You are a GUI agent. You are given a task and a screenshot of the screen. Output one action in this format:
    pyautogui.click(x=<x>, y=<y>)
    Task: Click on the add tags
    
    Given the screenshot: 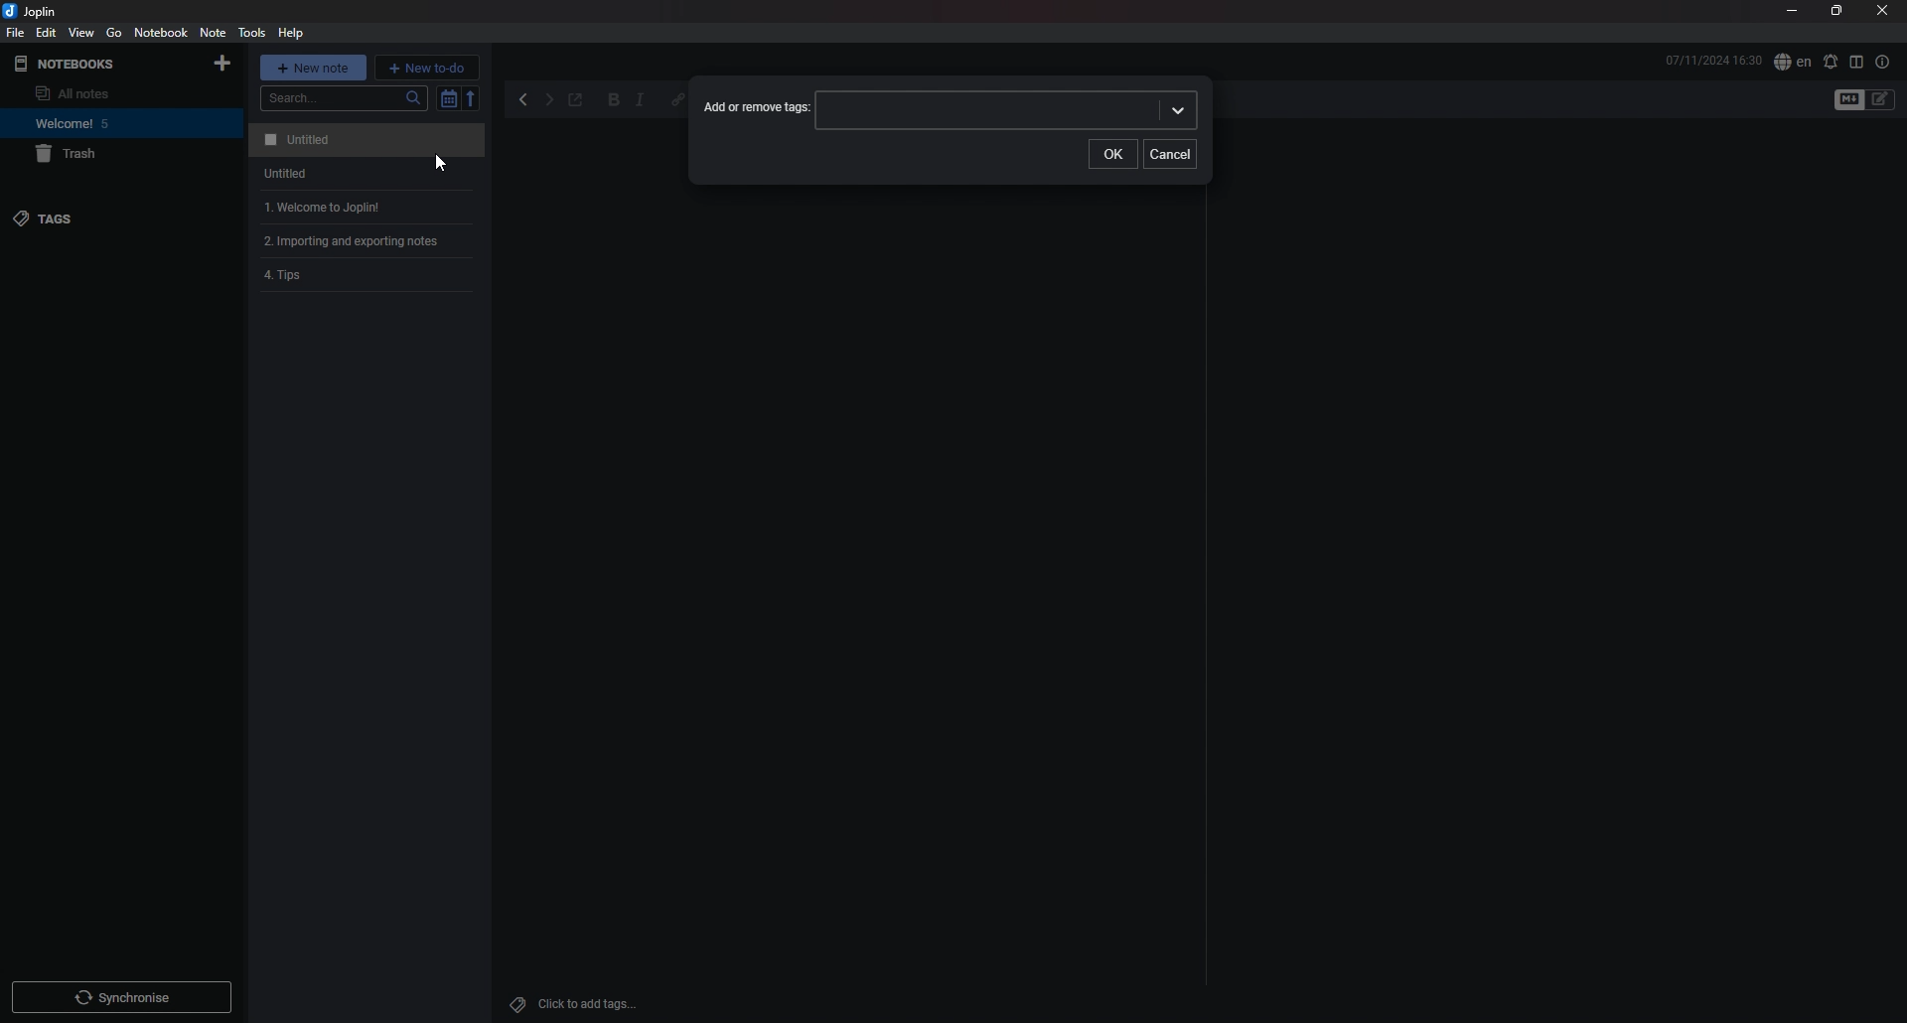 What is the action you would take?
    pyautogui.click(x=581, y=1004)
    